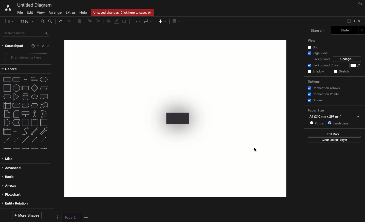 The width and height of the screenshot is (365, 222). Describe the element at coordinates (16, 114) in the screenshot. I see `card` at that location.